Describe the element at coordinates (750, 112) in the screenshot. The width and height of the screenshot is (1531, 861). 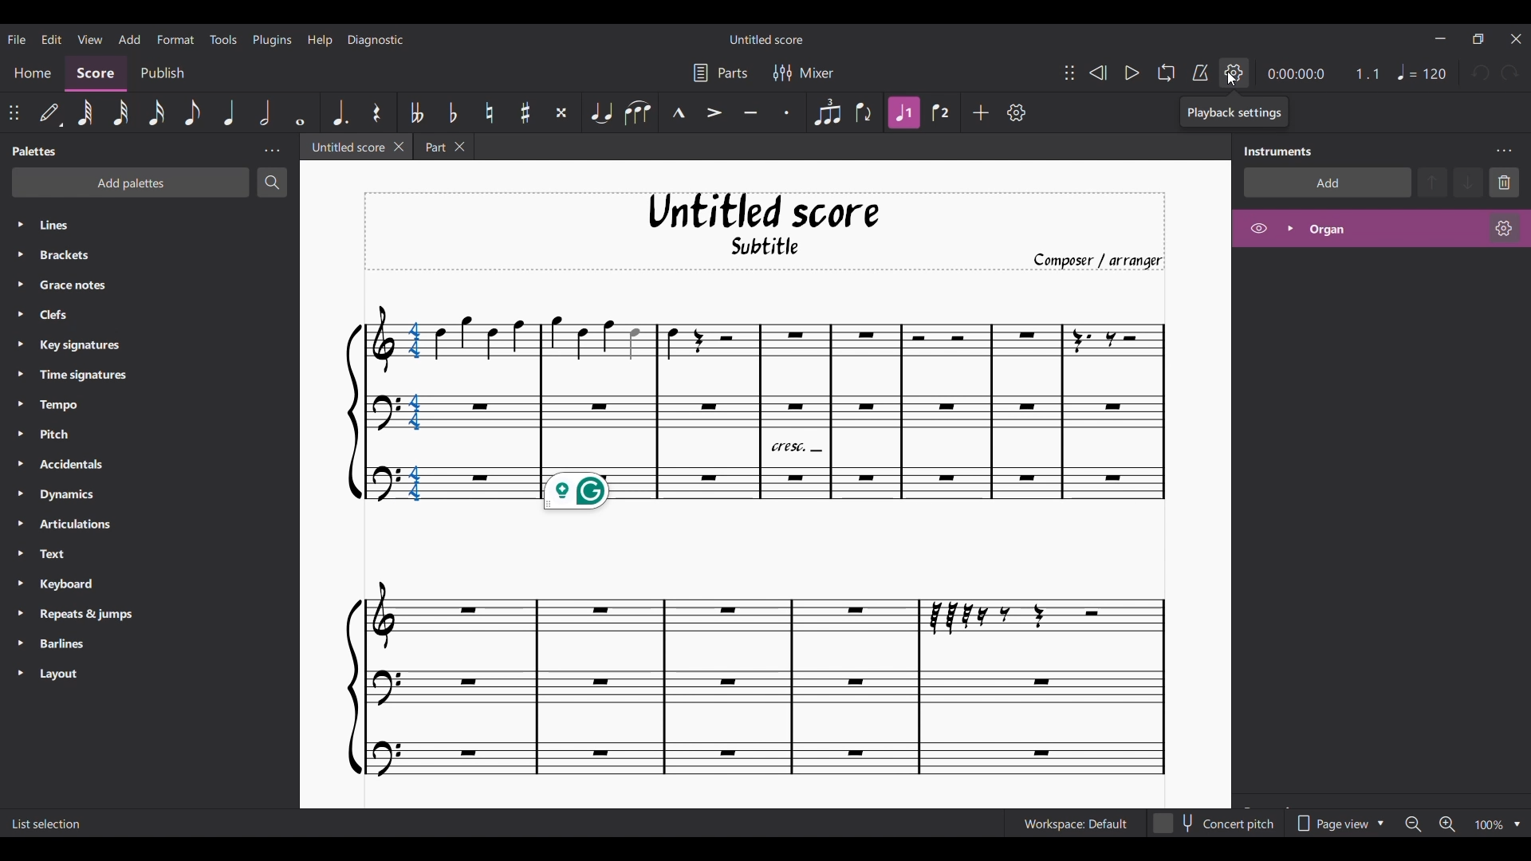
I see `Tenuto` at that location.